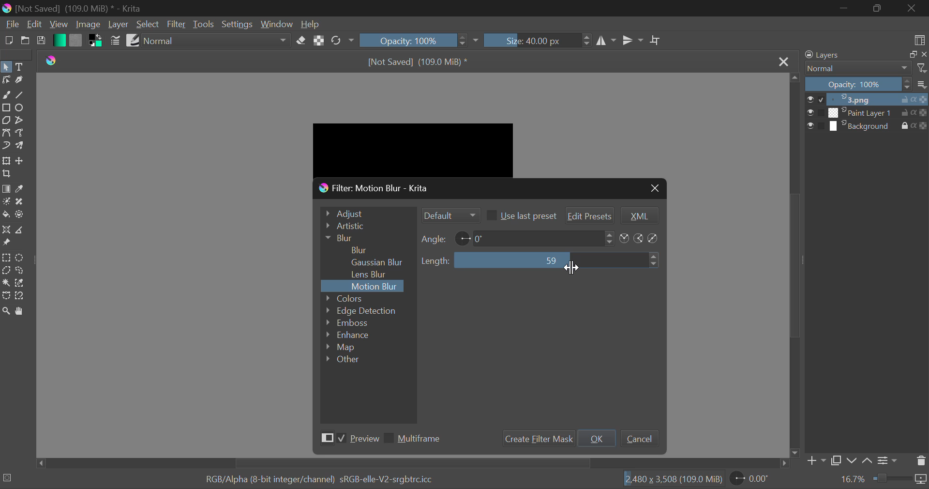 This screenshot has height=489, width=929. Describe the element at coordinates (751, 480) in the screenshot. I see `0.00` at that location.